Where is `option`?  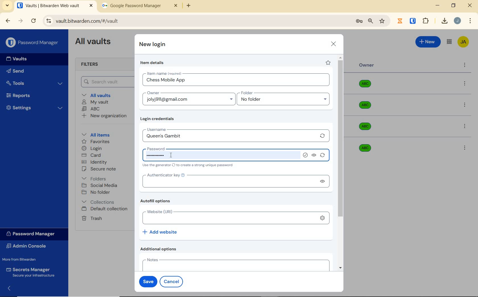 option is located at coordinates (466, 127).